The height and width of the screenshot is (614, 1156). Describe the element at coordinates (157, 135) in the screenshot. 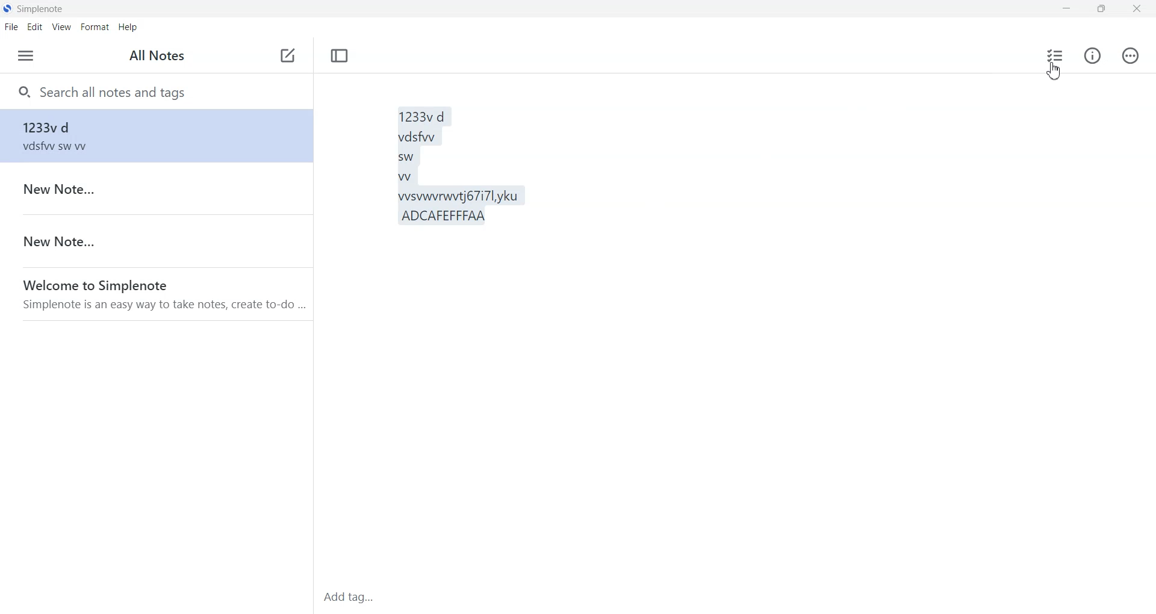

I see `Note file - 1233v d` at that location.